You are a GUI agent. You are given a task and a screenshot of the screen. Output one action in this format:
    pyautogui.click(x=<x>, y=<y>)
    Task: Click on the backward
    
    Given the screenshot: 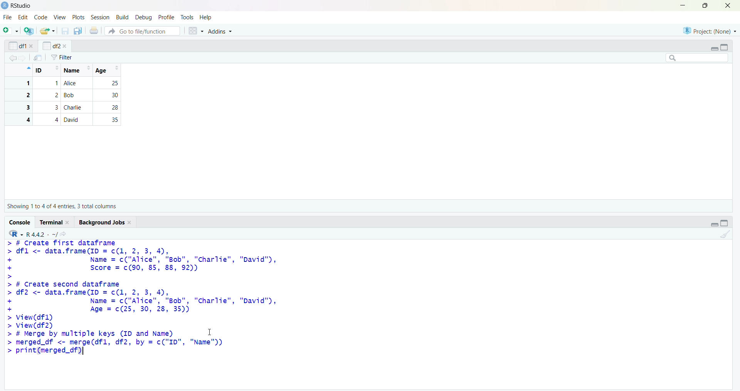 What is the action you would take?
    pyautogui.click(x=12, y=58)
    